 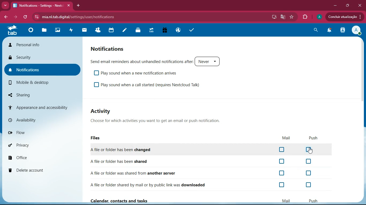 What do you see at coordinates (35, 94) in the screenshot?
I see `sharing` at bounding box center [35, 94].